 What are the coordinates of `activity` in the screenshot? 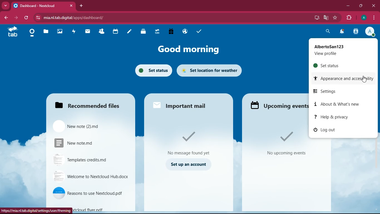 It's located at (356, 32).